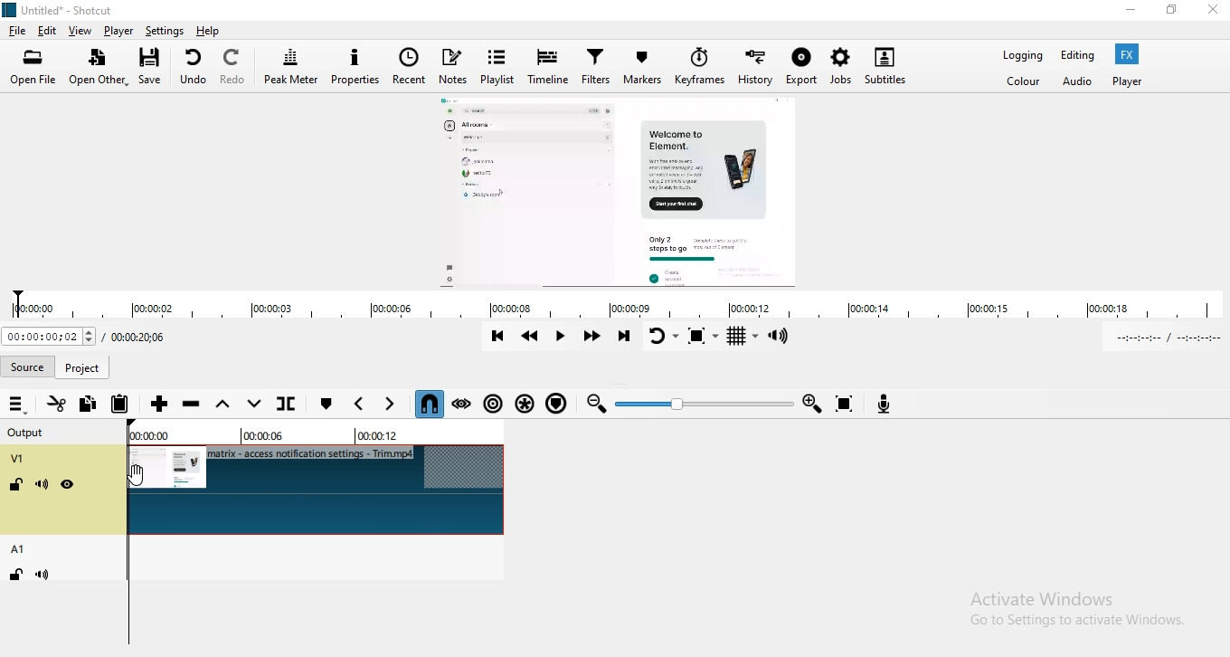  What do you see at coordinates (156, 403) in the screenshot?
I see `Append` at bounding box center [156, 403].